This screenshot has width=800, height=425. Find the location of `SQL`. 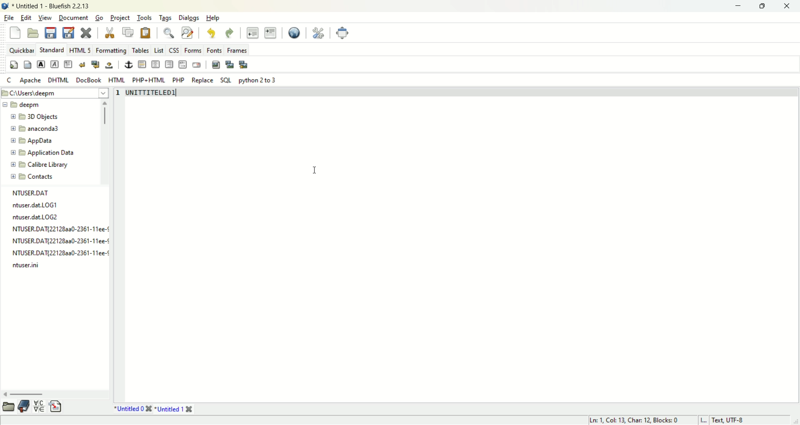

SQL is located at coordinates (225, 80).